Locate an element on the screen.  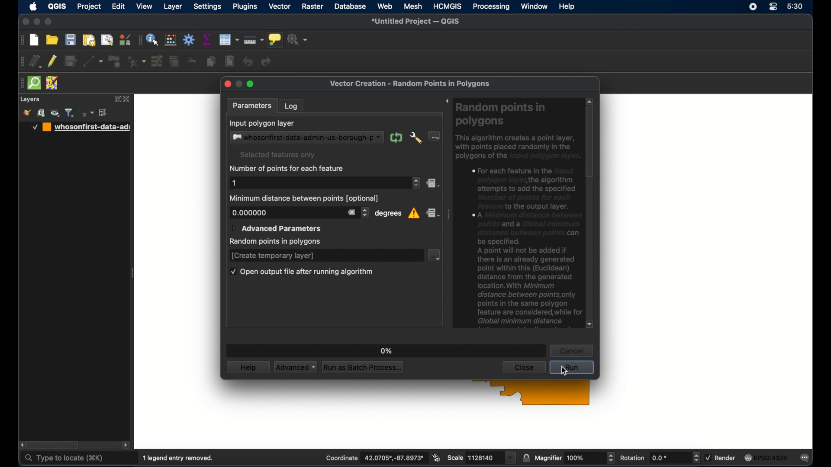
stepper buttons is located at coordinates (415, 182).